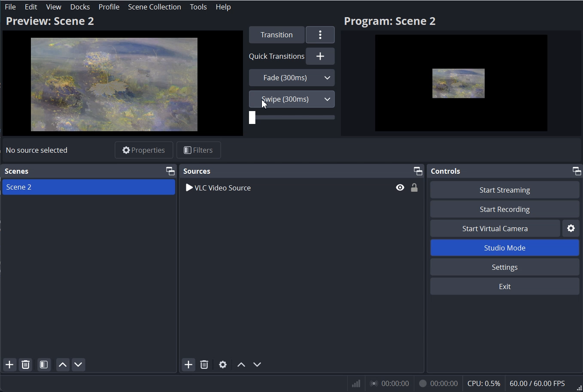  Describe the element at coordinates (506, 247) in the screenshot. I see `Studio Mode` at that location.